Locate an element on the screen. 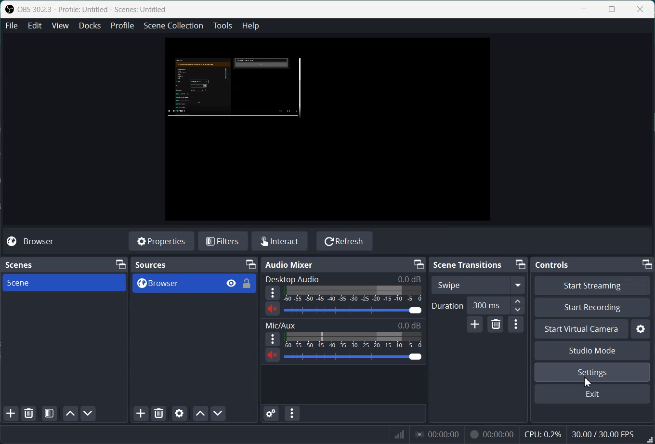  Edit is located at coordinates (35, 25).